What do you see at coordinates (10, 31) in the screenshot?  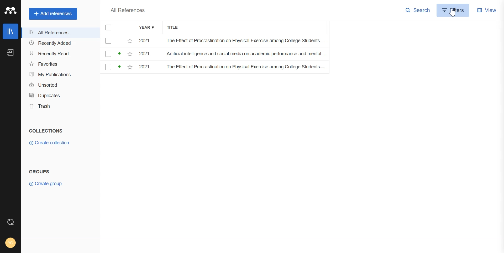 I see `Library` at bounding box center [10, 31].